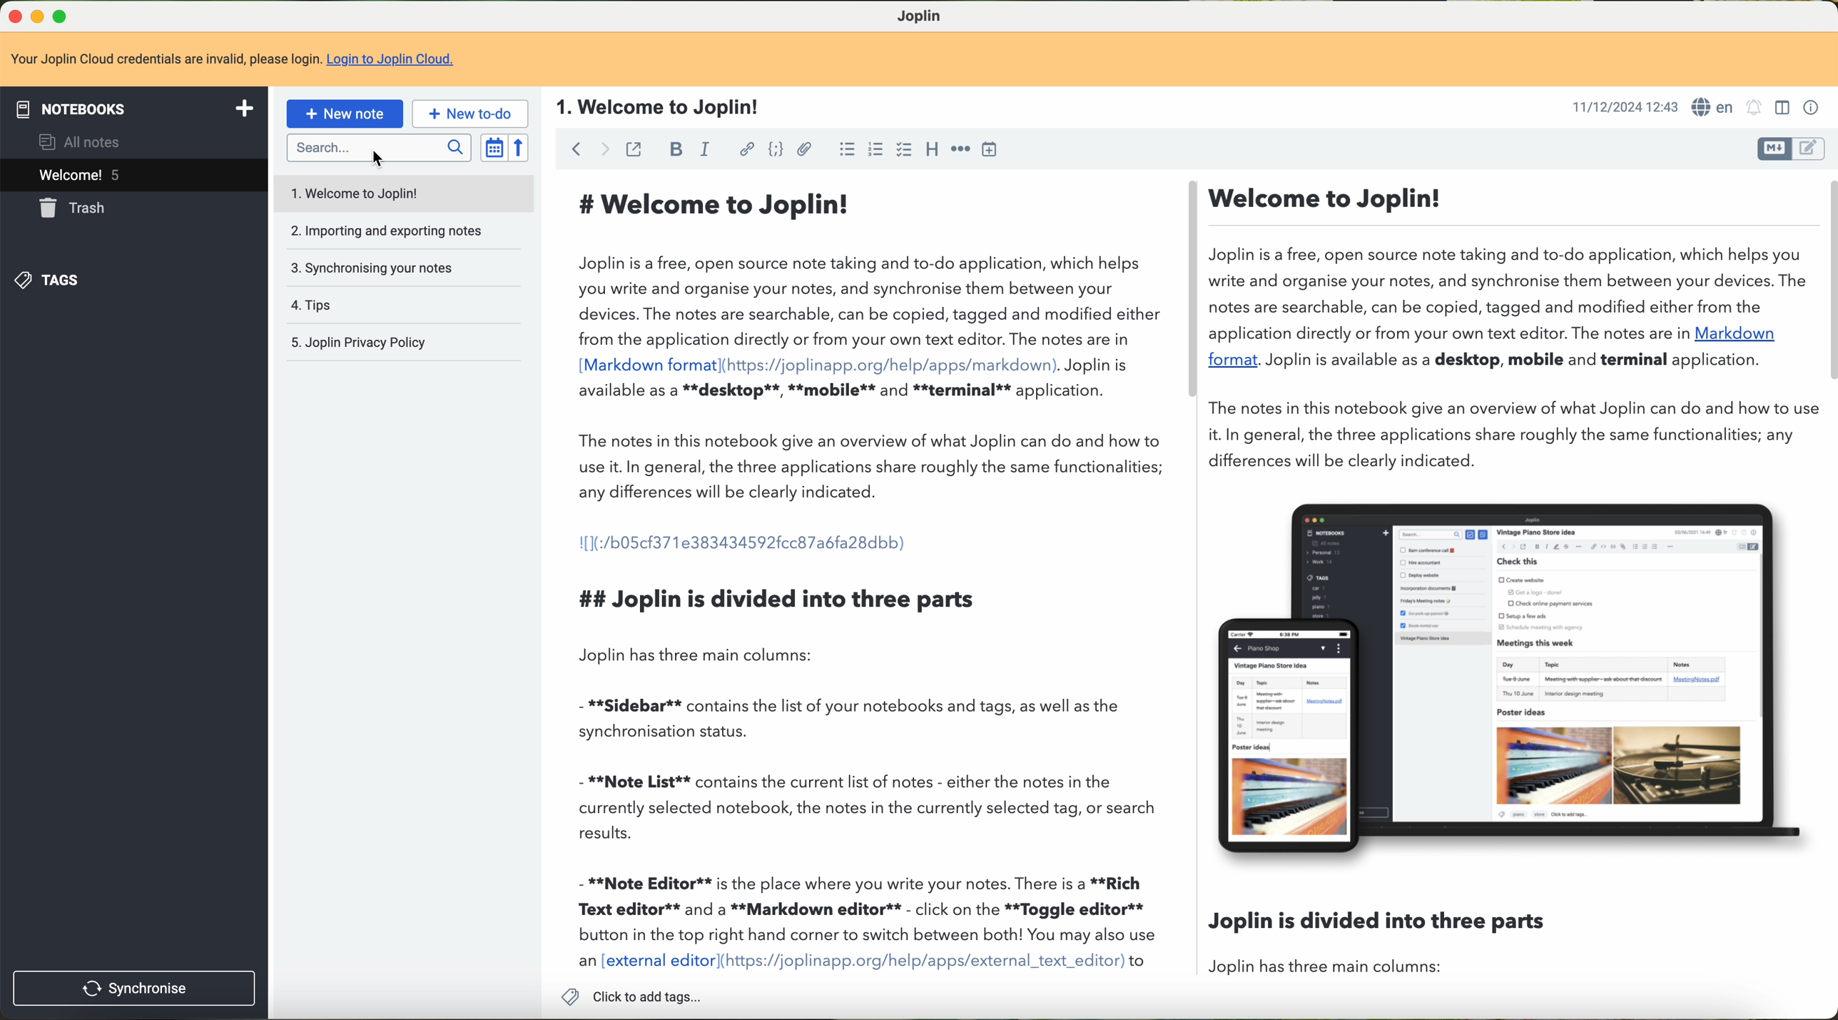 This screenshot has width=1838, height=1020. What do you see at coordinates (921, 14) in the screenshot?
I see `Joplin` at bounding box center [921, 14].